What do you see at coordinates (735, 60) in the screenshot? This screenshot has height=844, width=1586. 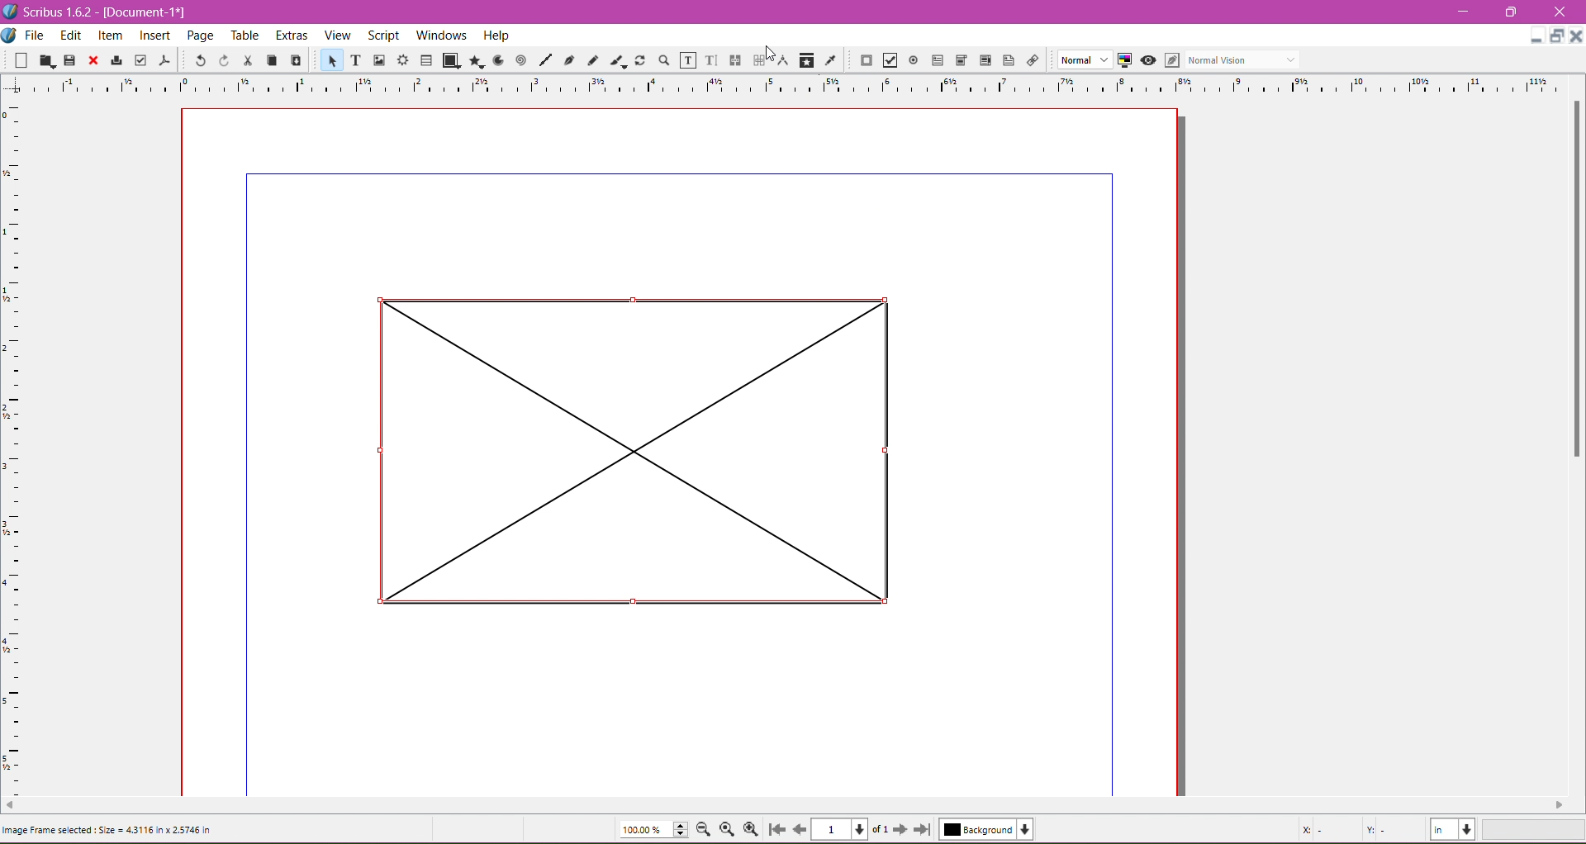 I see `Link Text Frames` at bounding box center [735, 60].